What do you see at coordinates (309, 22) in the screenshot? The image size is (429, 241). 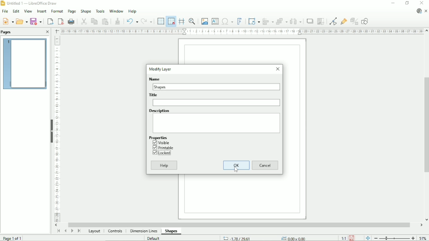 I see `Shadow` at bounding box center [309, 22].